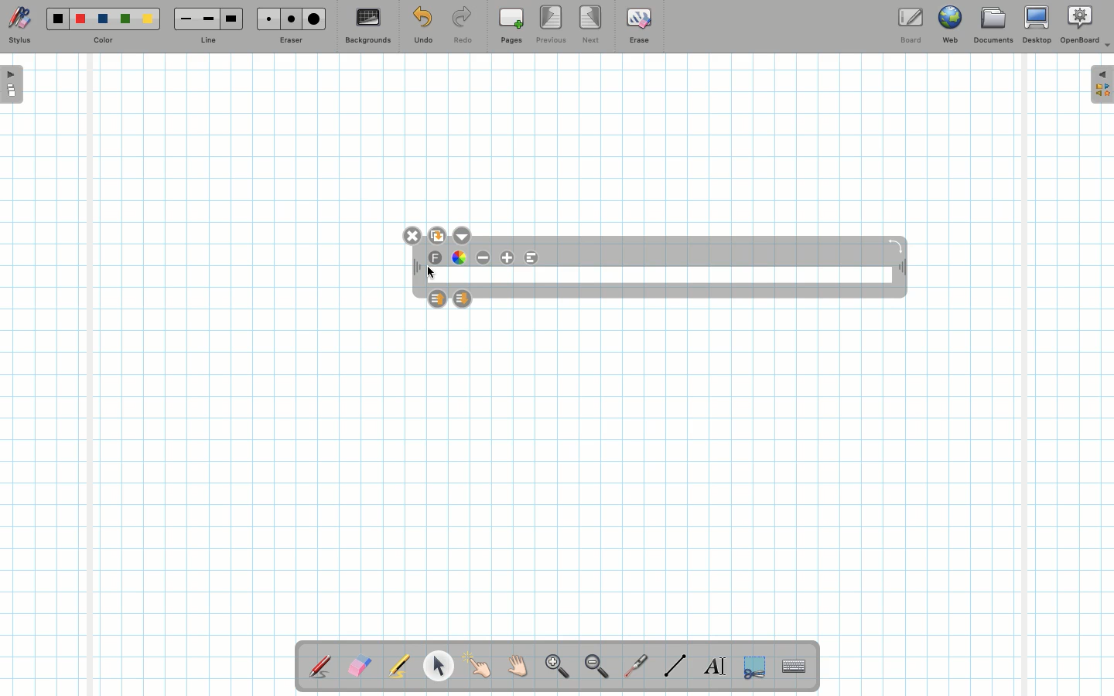 The height and width of the screenshot is (696, 1114). What do you see at coordinates (511, 27) in the screenshot?
I see `Pages` at bounding box center [511, 27].